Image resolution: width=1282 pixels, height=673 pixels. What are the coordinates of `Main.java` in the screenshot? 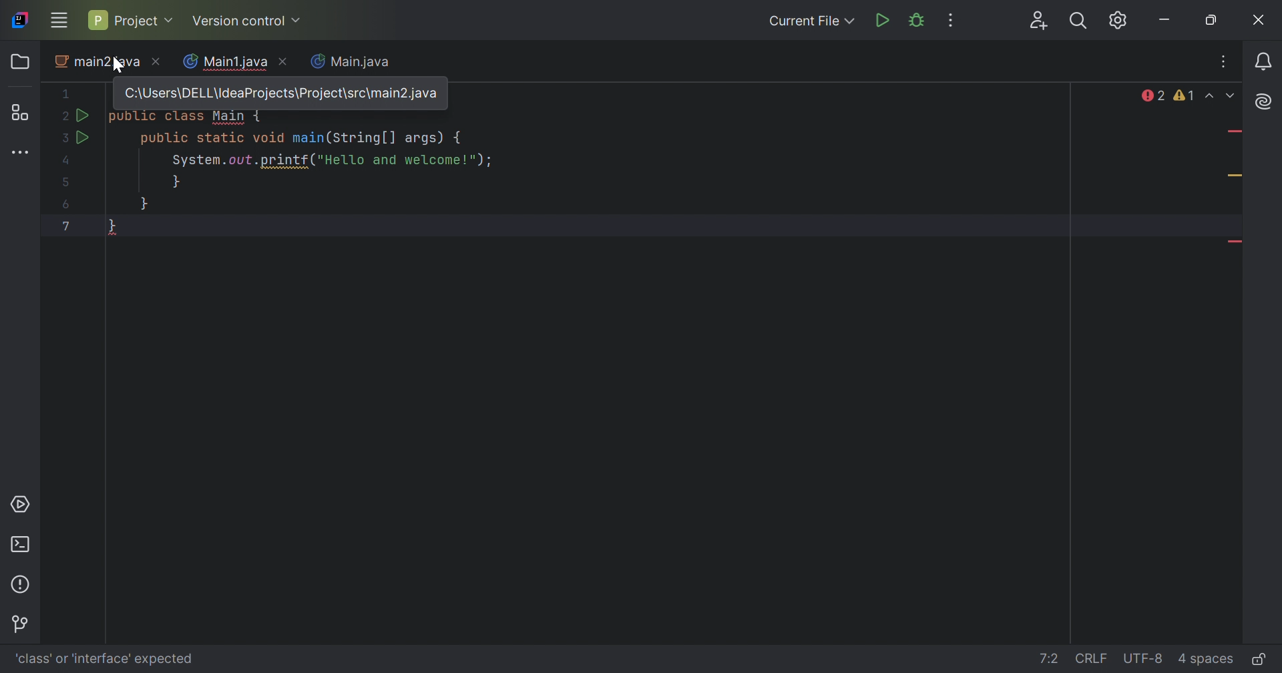 It's located at (355, 63).